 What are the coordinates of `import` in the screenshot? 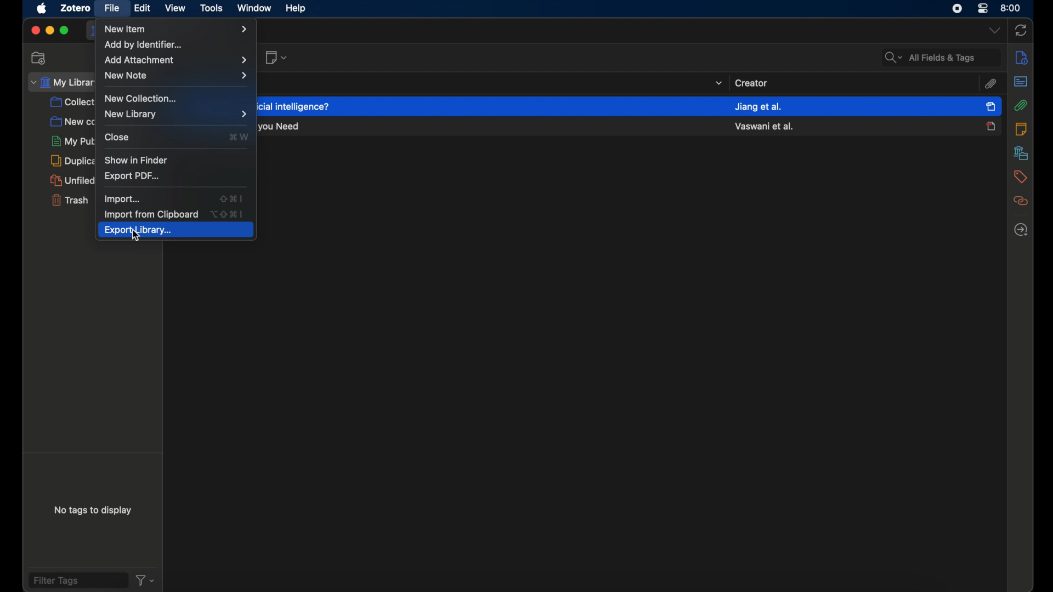 It's located at (122, 199).